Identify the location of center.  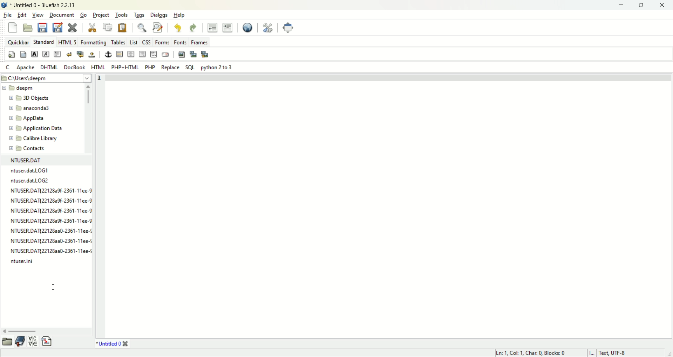
(131, 54).